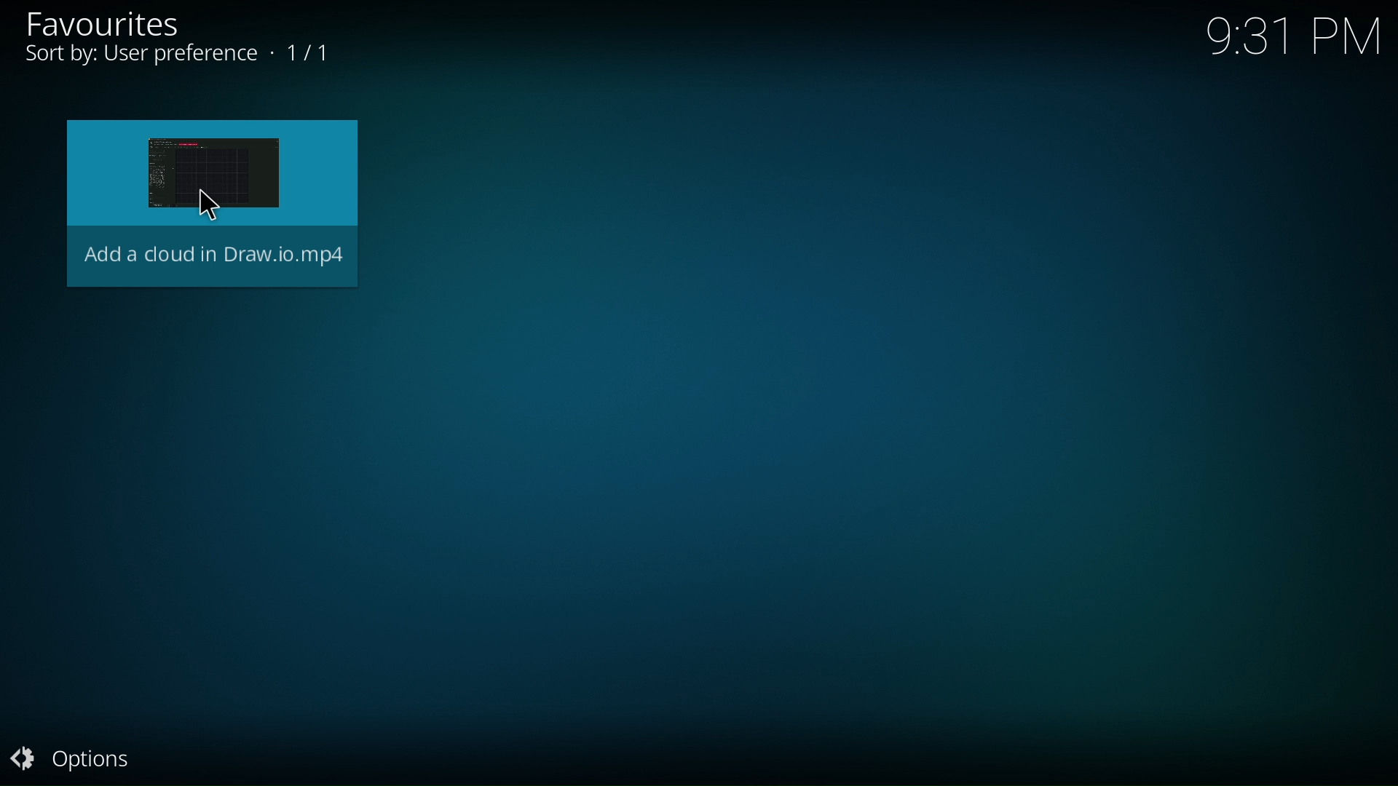 This screenshot has height=786, width=1398. I want to click on Add a cloud in Draw.io.mp4, so click(218, 202).